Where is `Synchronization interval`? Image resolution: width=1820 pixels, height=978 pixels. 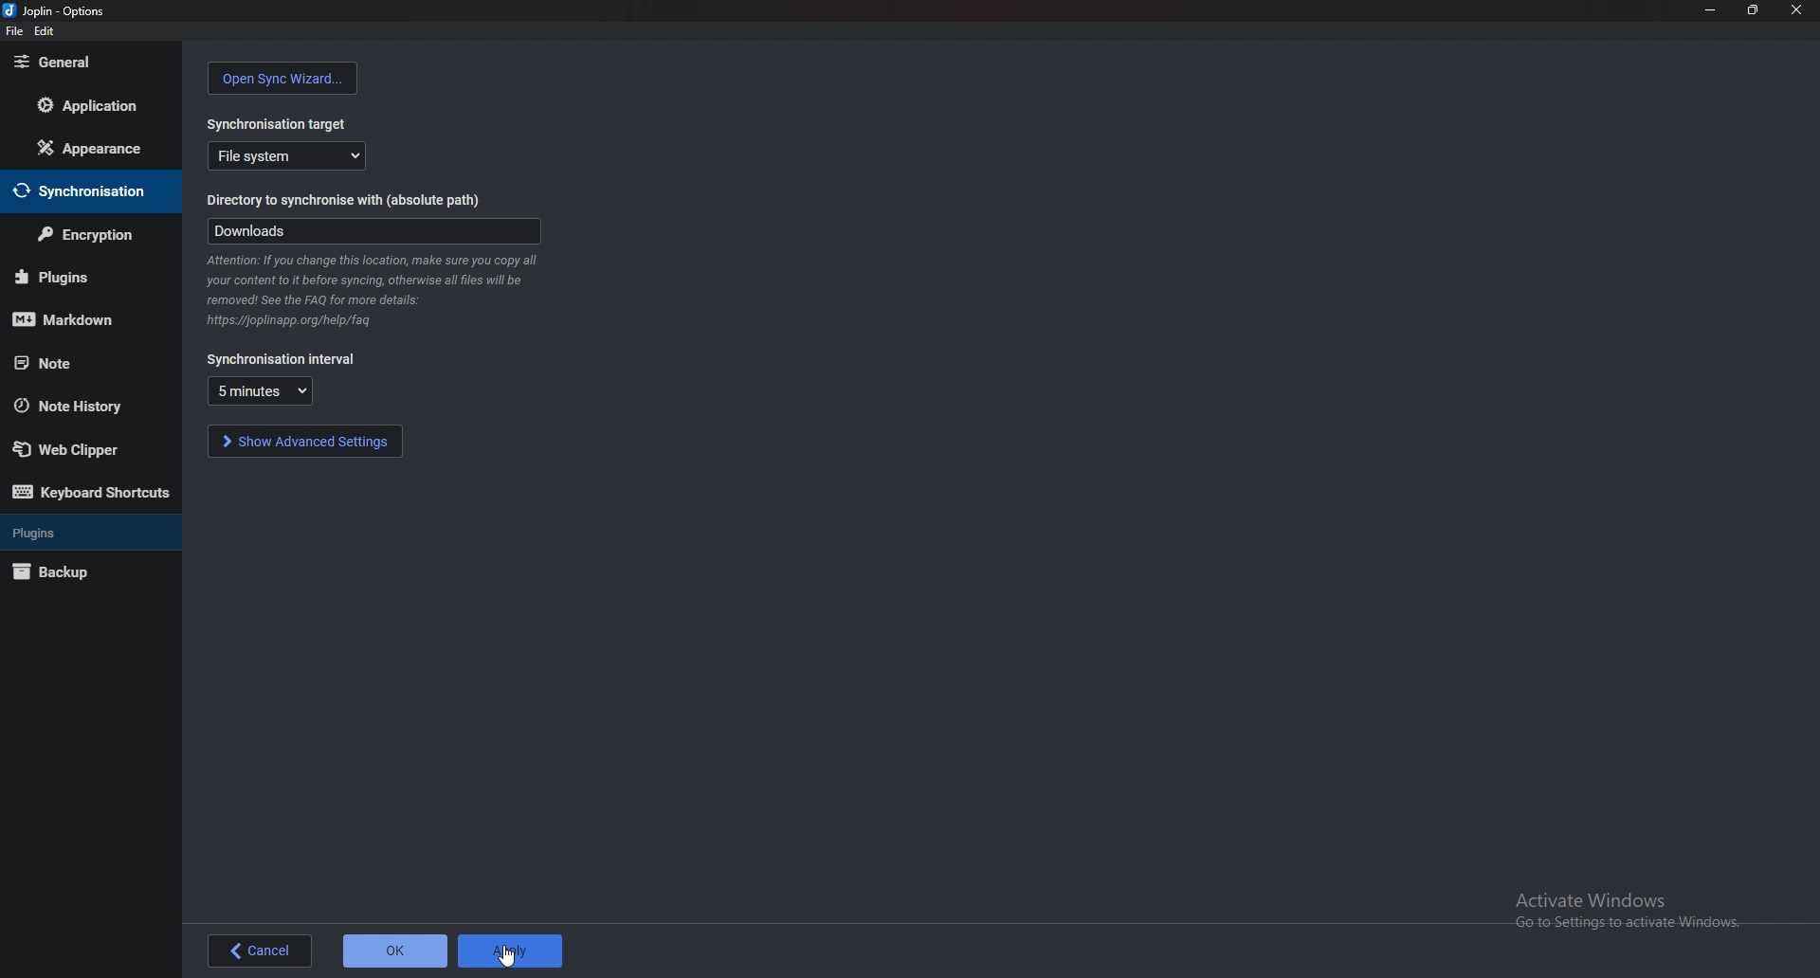
Synchronization interval is located at coordinates (282, 360).